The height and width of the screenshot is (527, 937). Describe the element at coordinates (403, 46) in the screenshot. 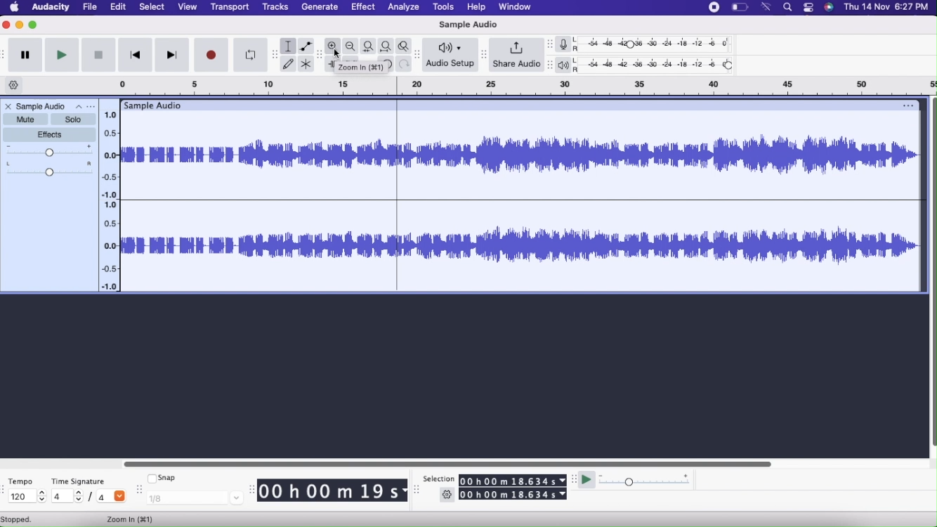

I see `Zoom Toggle` at that location.